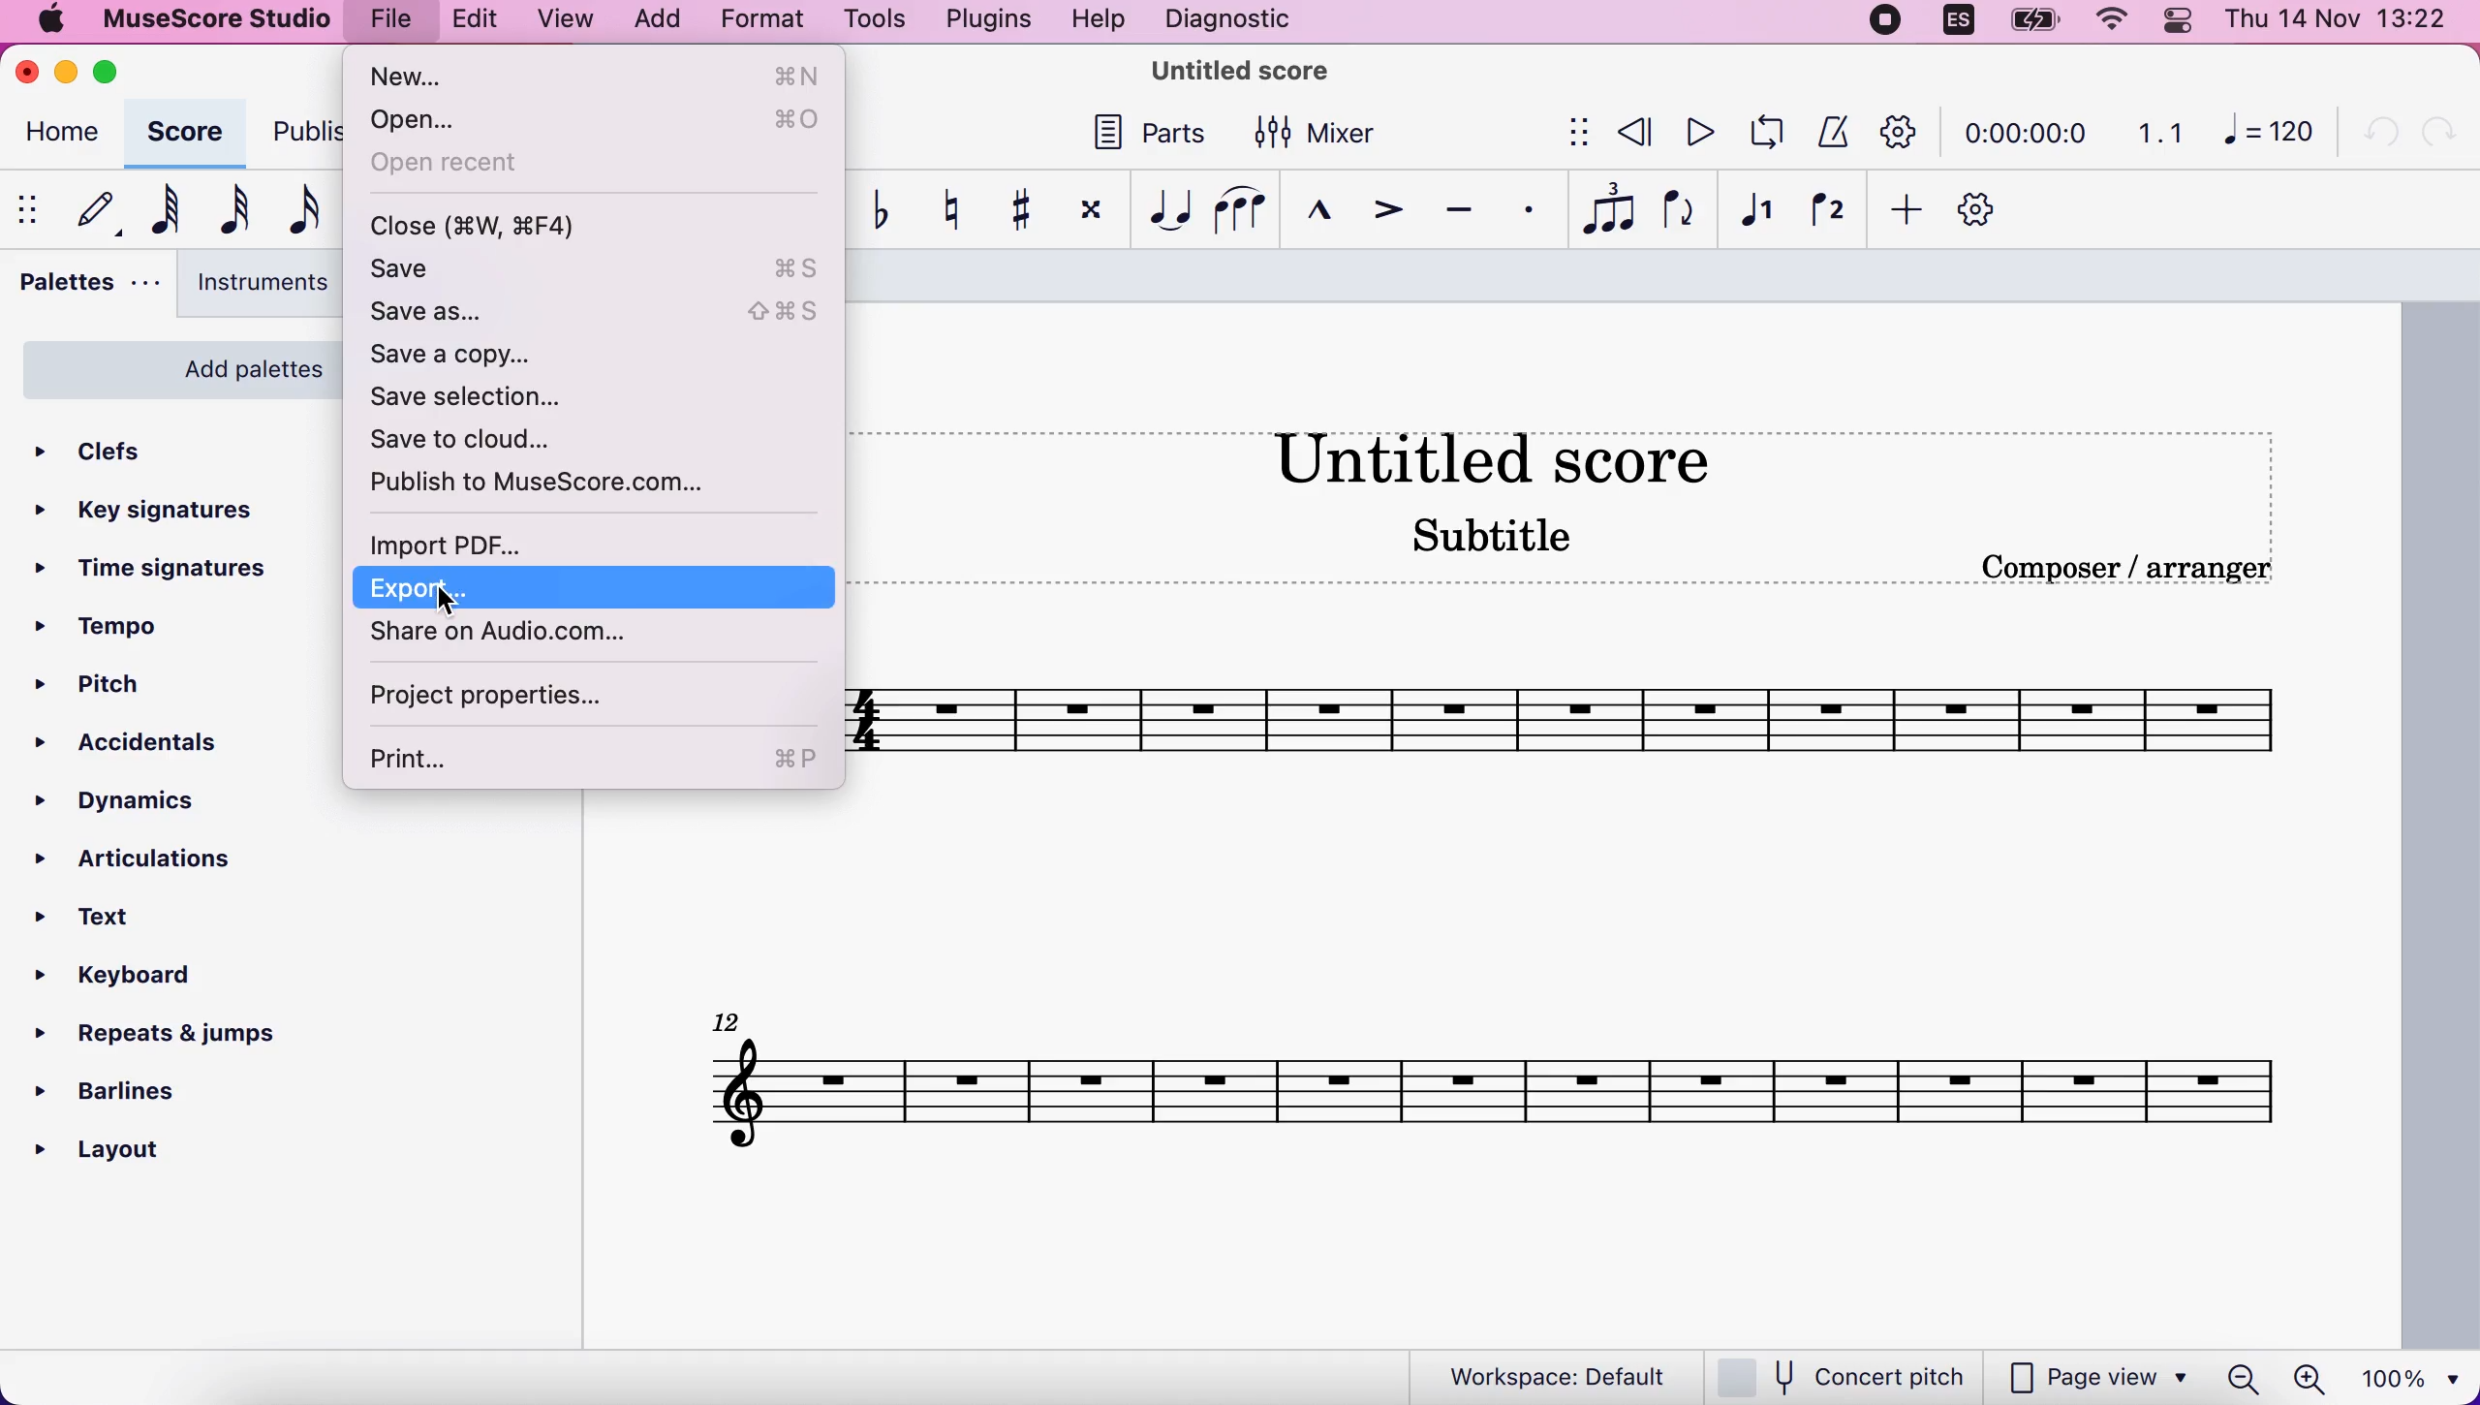 This screenshot has height=1405, width=2480. I want to click on 32nd note, so click(231, 208).